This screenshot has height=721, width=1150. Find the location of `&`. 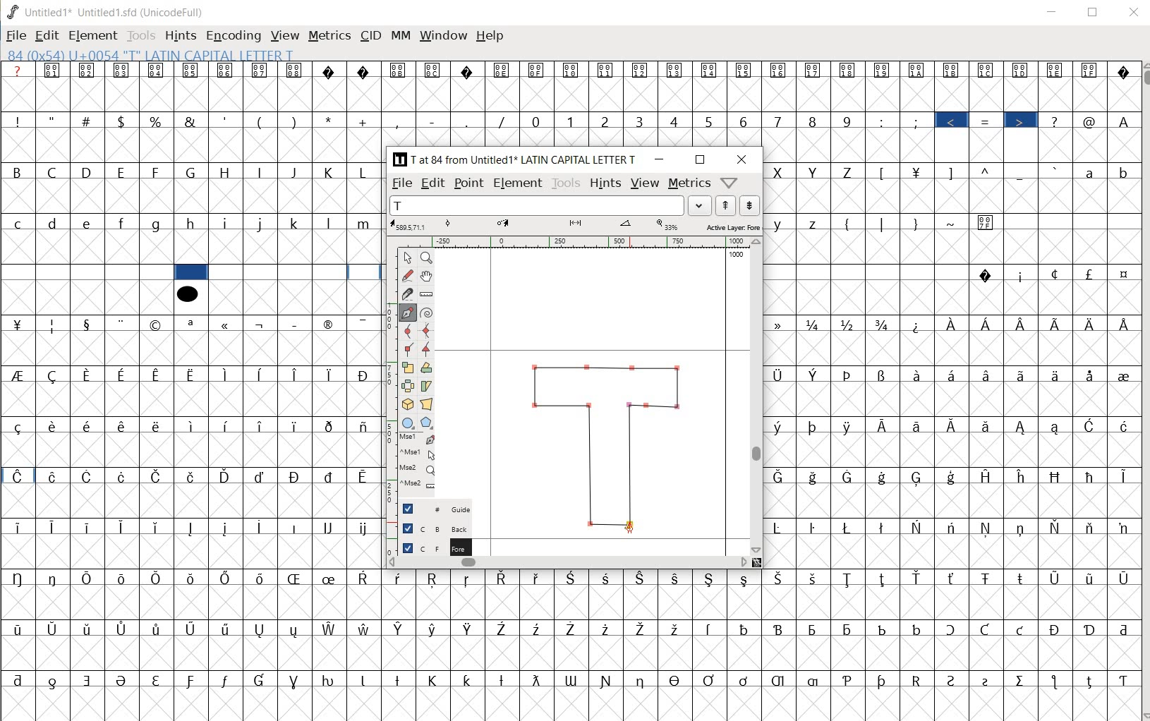

& is located at coordinates (190, 120).